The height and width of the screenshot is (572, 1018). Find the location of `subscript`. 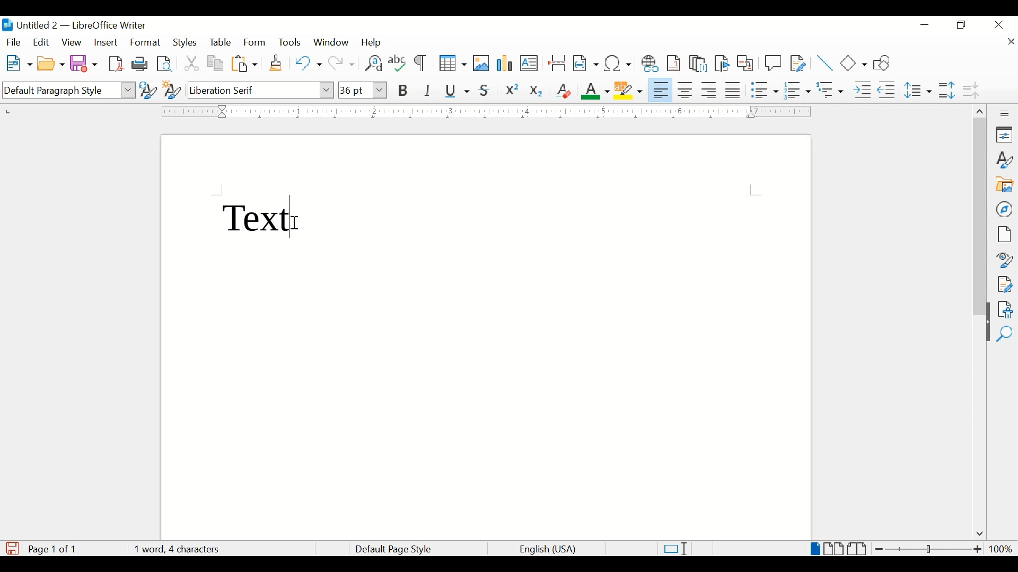

subscript is located at coordinates (537, 93).